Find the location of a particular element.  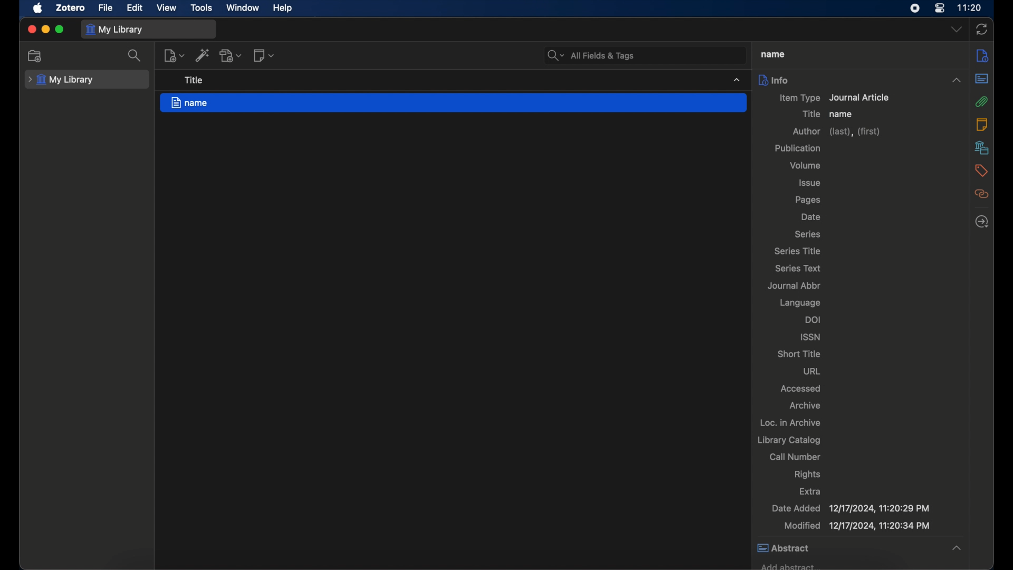

my library is located at coordinates (61, 80).